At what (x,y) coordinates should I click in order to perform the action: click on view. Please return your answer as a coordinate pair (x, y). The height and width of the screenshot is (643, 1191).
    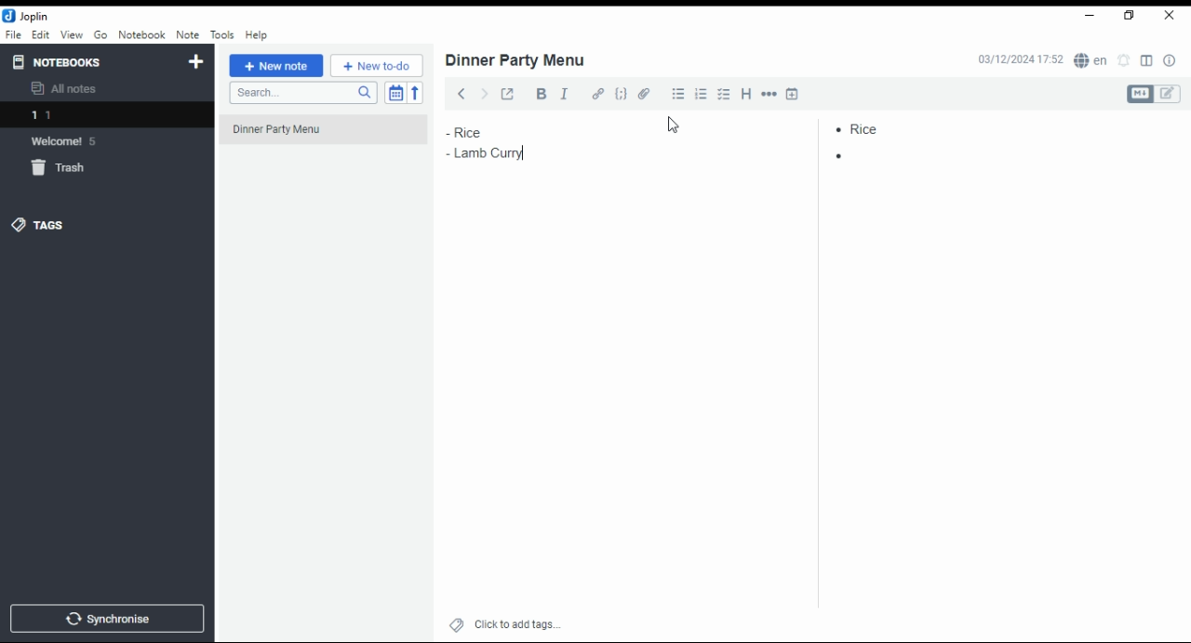
    Looking at the image, I should click on (71, 35).